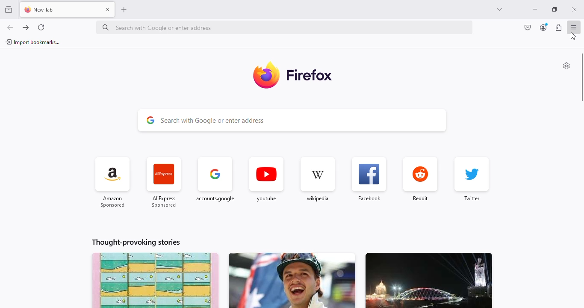 This screenshot has width=584, height=308. Describe the element at coordinates (265, 76) in the screenshot. I see `logo` at that location.